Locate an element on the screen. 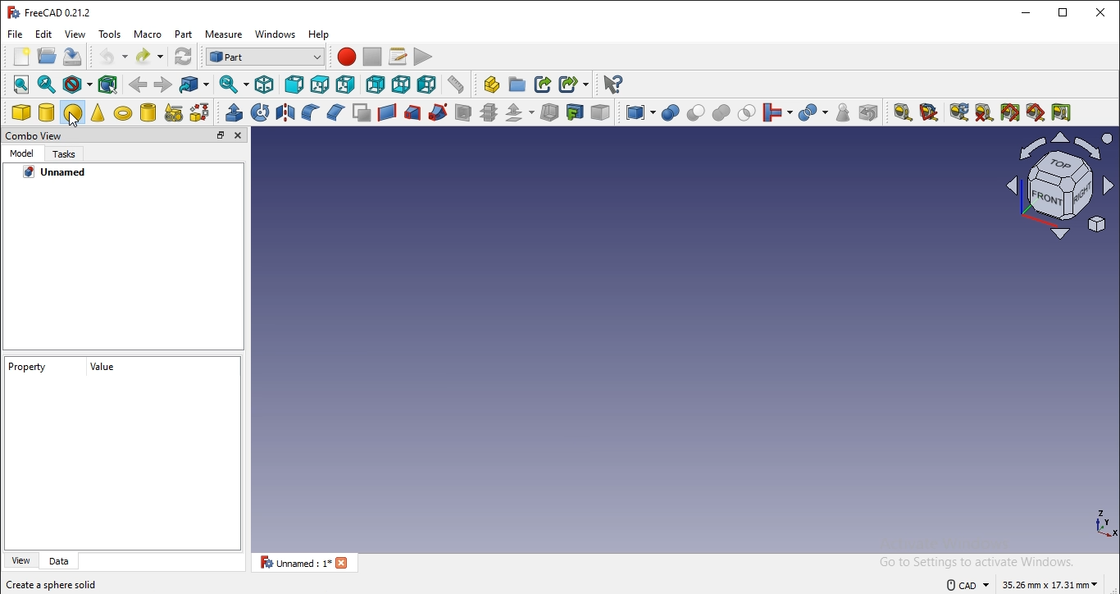 This screenshot has width=1120, height=594. go to linked object is located at coordinates (193, 85).